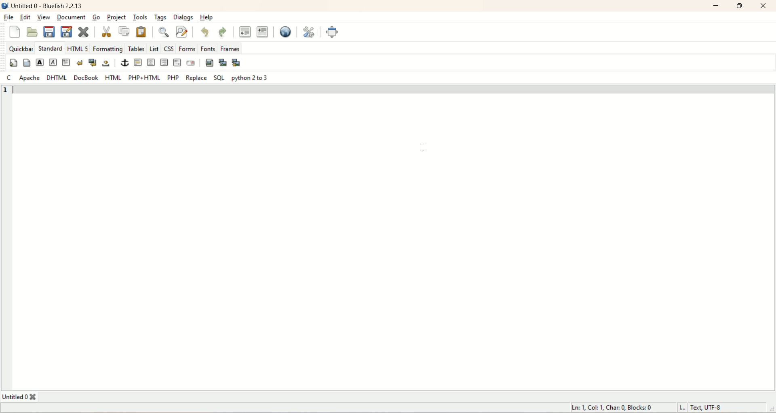 The height and width of the screenshot is (413, 776). What do you see at coordinates (79, 63) in the screenshot?
I see `break` at bounding box center [79, 63].